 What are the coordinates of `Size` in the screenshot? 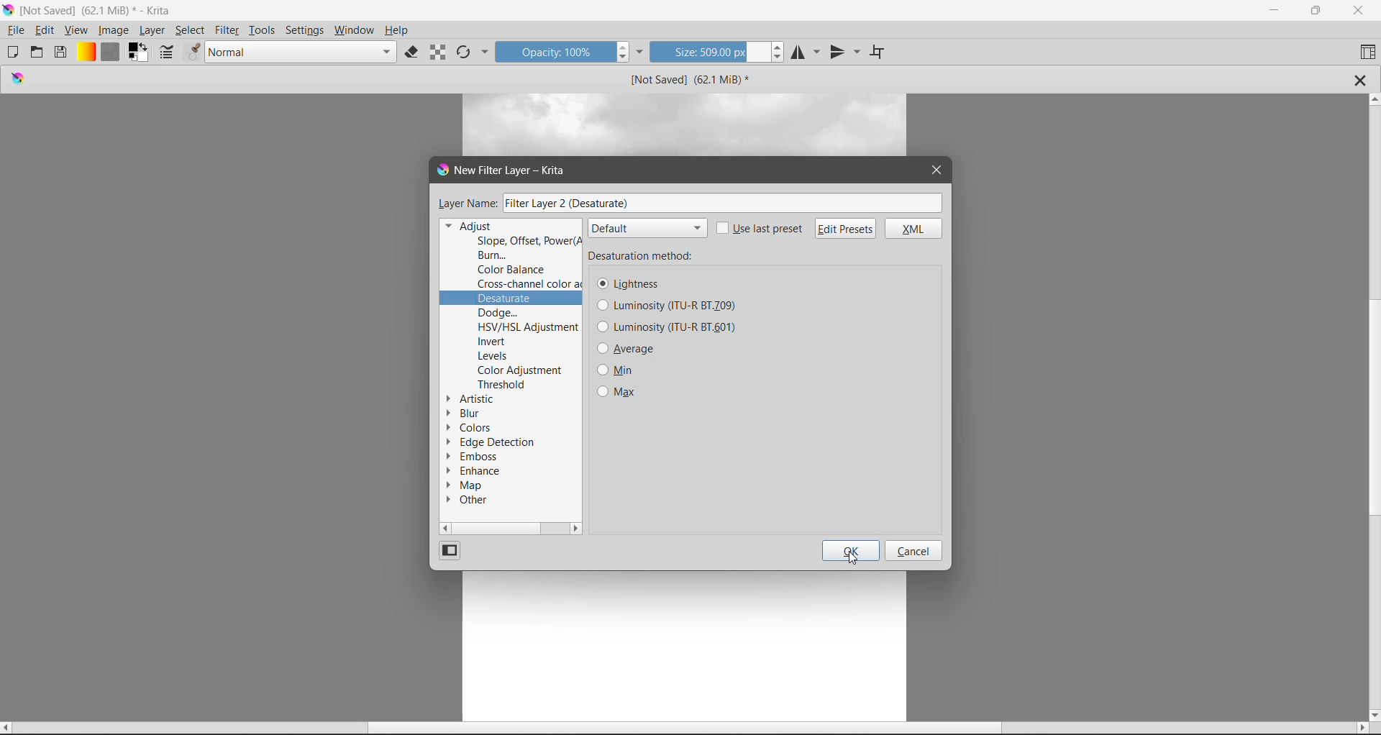 It's located at (709, 52).